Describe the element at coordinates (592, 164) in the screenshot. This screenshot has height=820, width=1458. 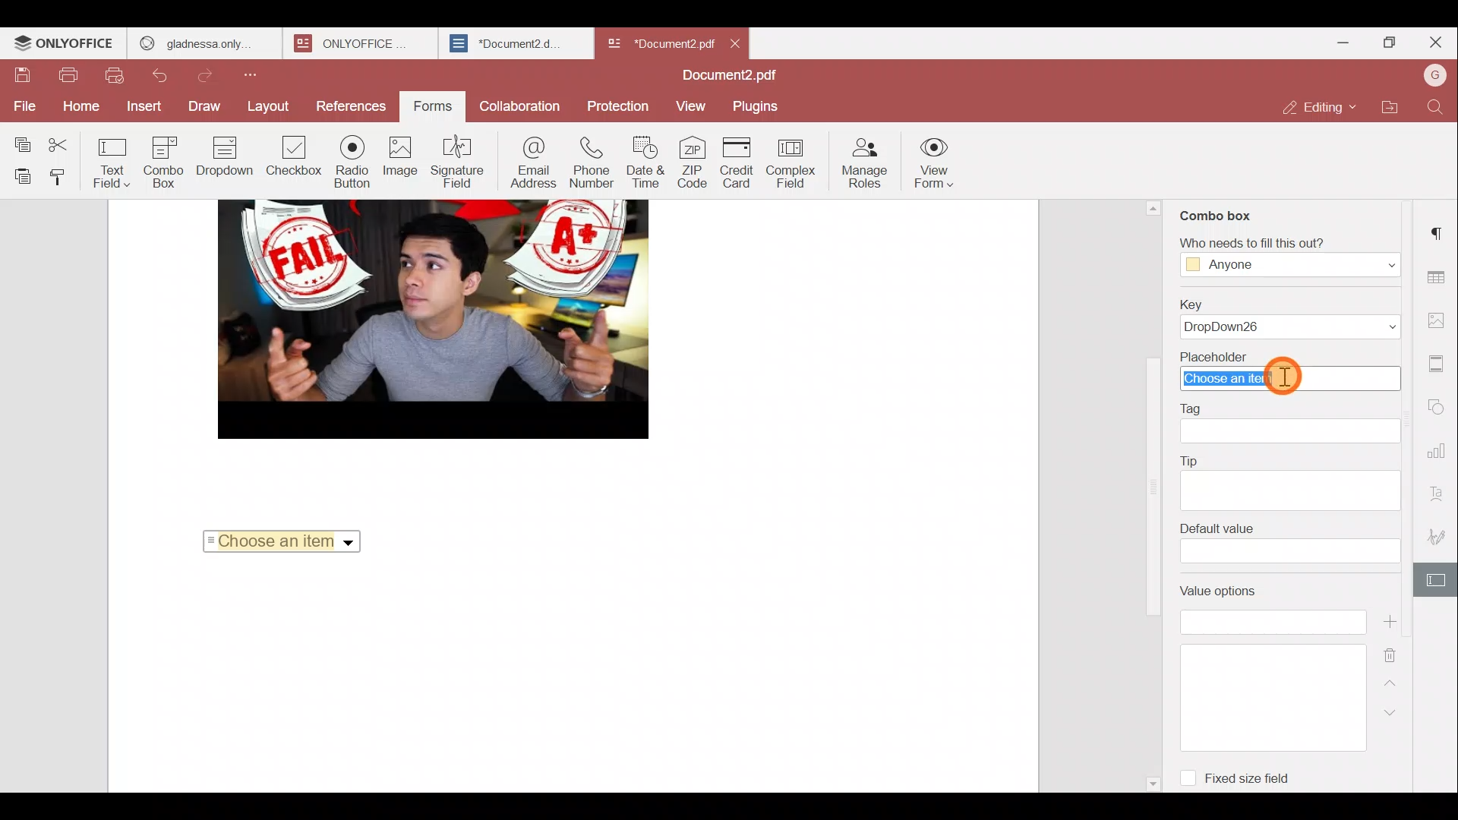
I see `Phone number` at that location.